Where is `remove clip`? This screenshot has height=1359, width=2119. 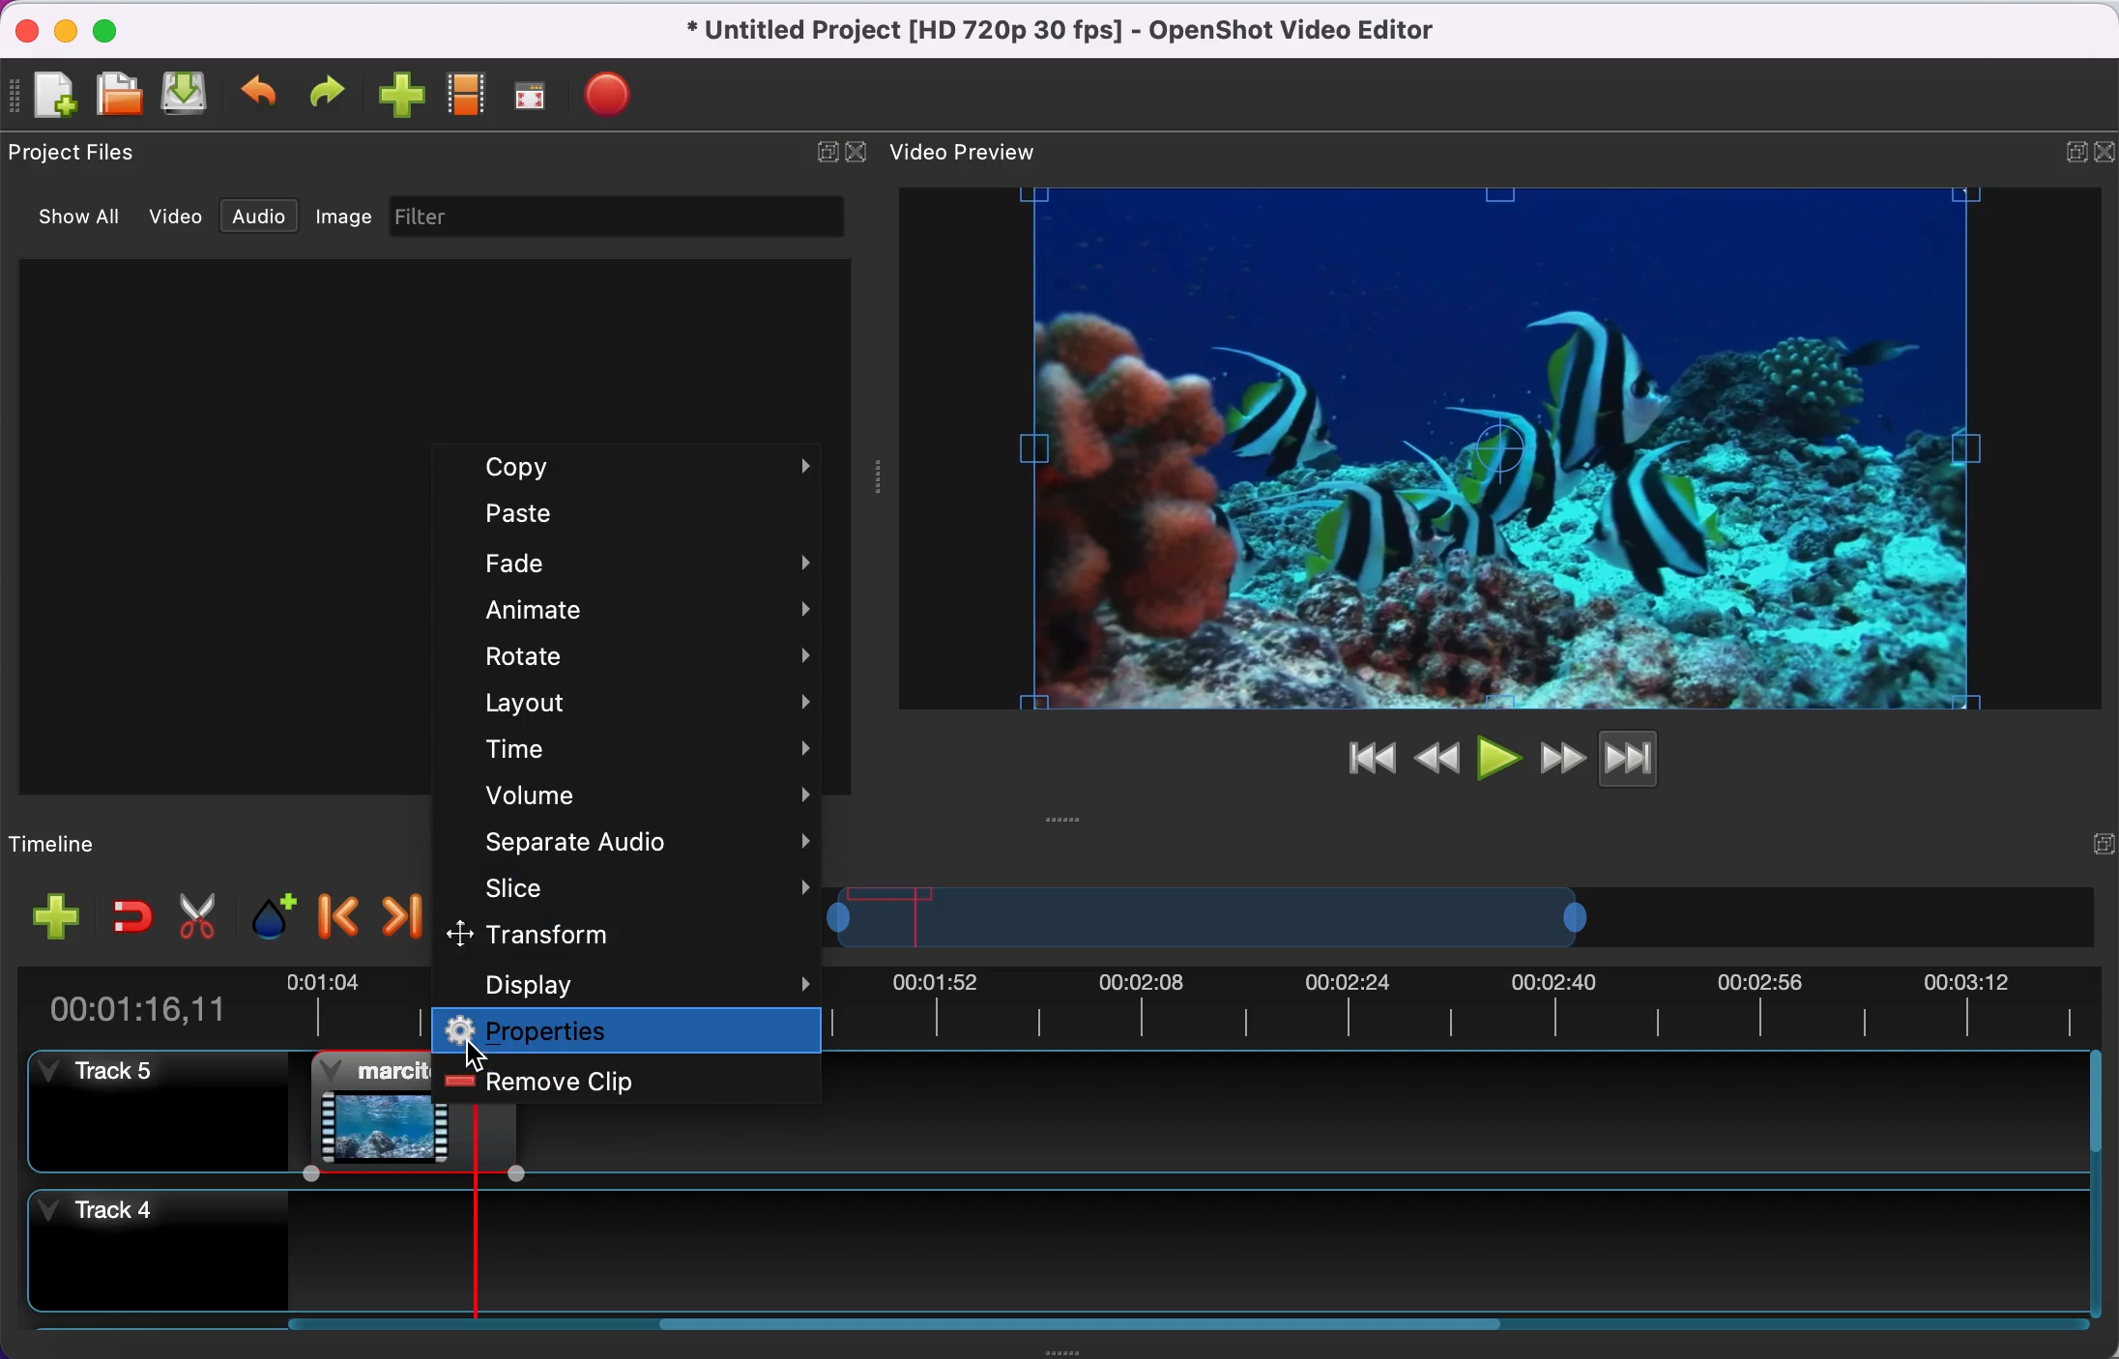
remove clip is located at coordinates (633, 1083).